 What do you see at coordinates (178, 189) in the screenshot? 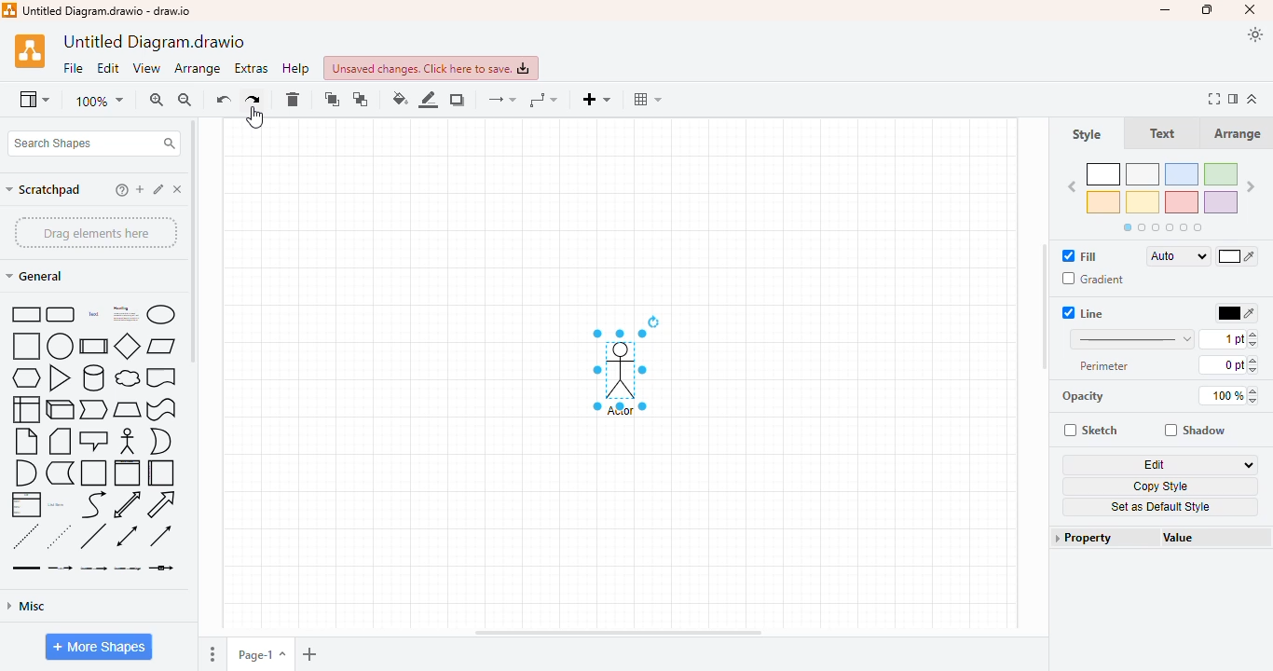
I see `delete` at bounding box center [178, 189].